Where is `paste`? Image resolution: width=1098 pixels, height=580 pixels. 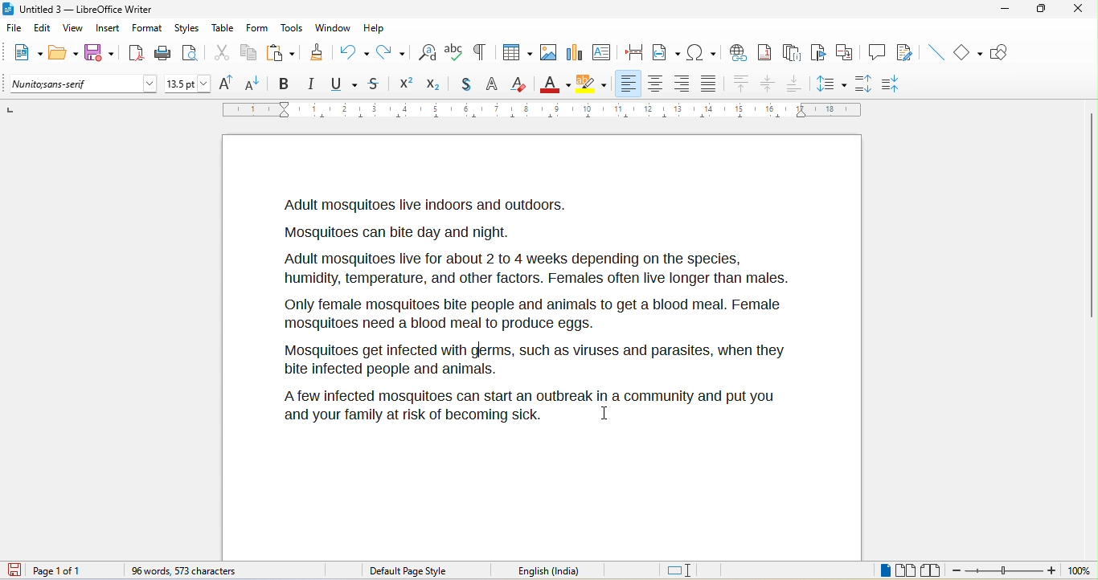
paste is located at coordinates (281, 51).